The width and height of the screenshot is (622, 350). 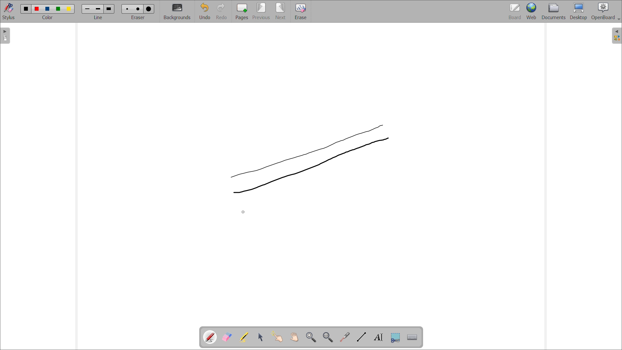 What do you see at coordinates (554, 12) in the screenshot?
I see `documents` at bounding box center [554, 12].